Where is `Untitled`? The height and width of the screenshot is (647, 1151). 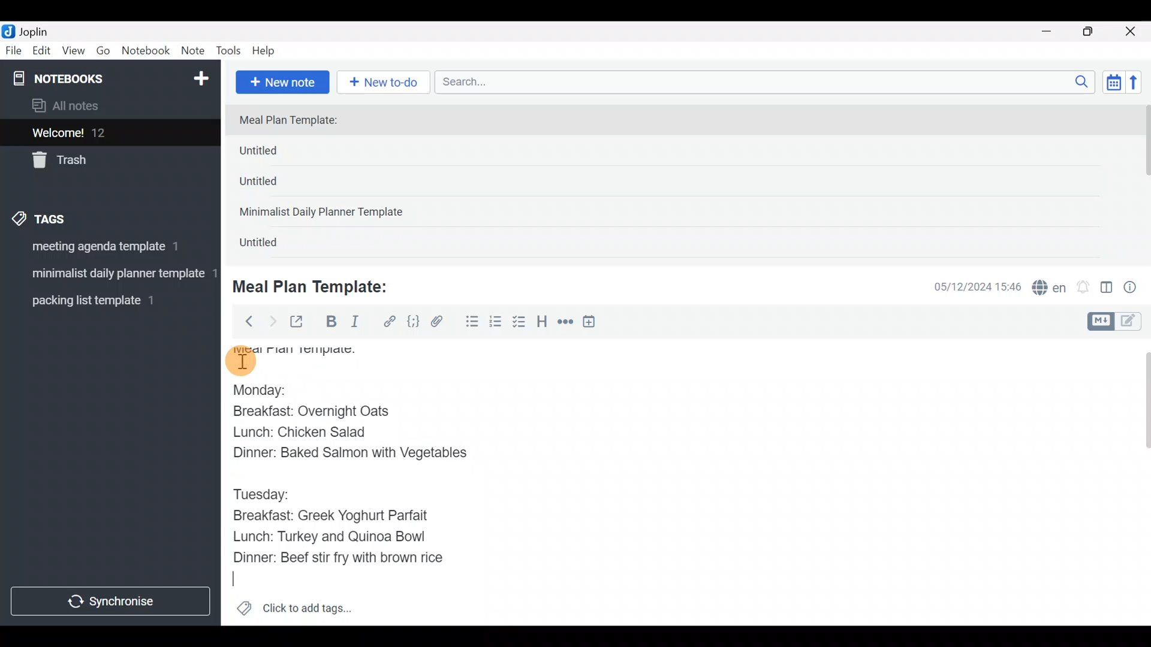
Untitled is located at coordinates (278, 153).